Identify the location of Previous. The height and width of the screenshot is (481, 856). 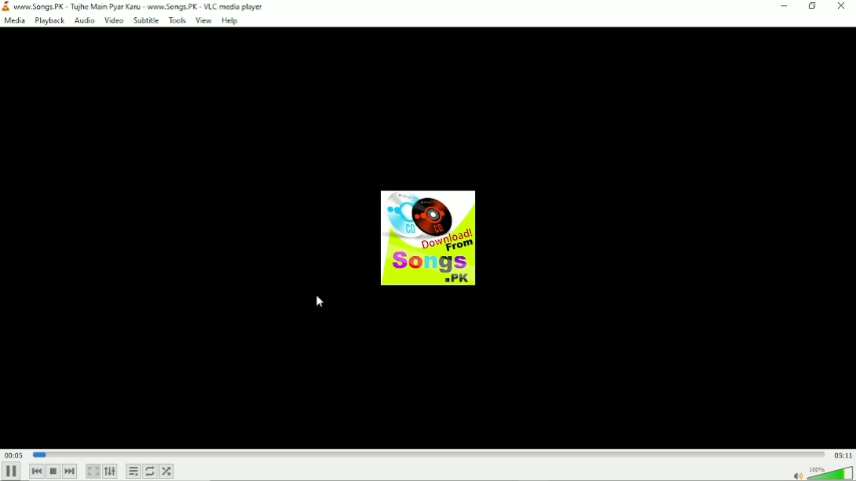
(34, 472).